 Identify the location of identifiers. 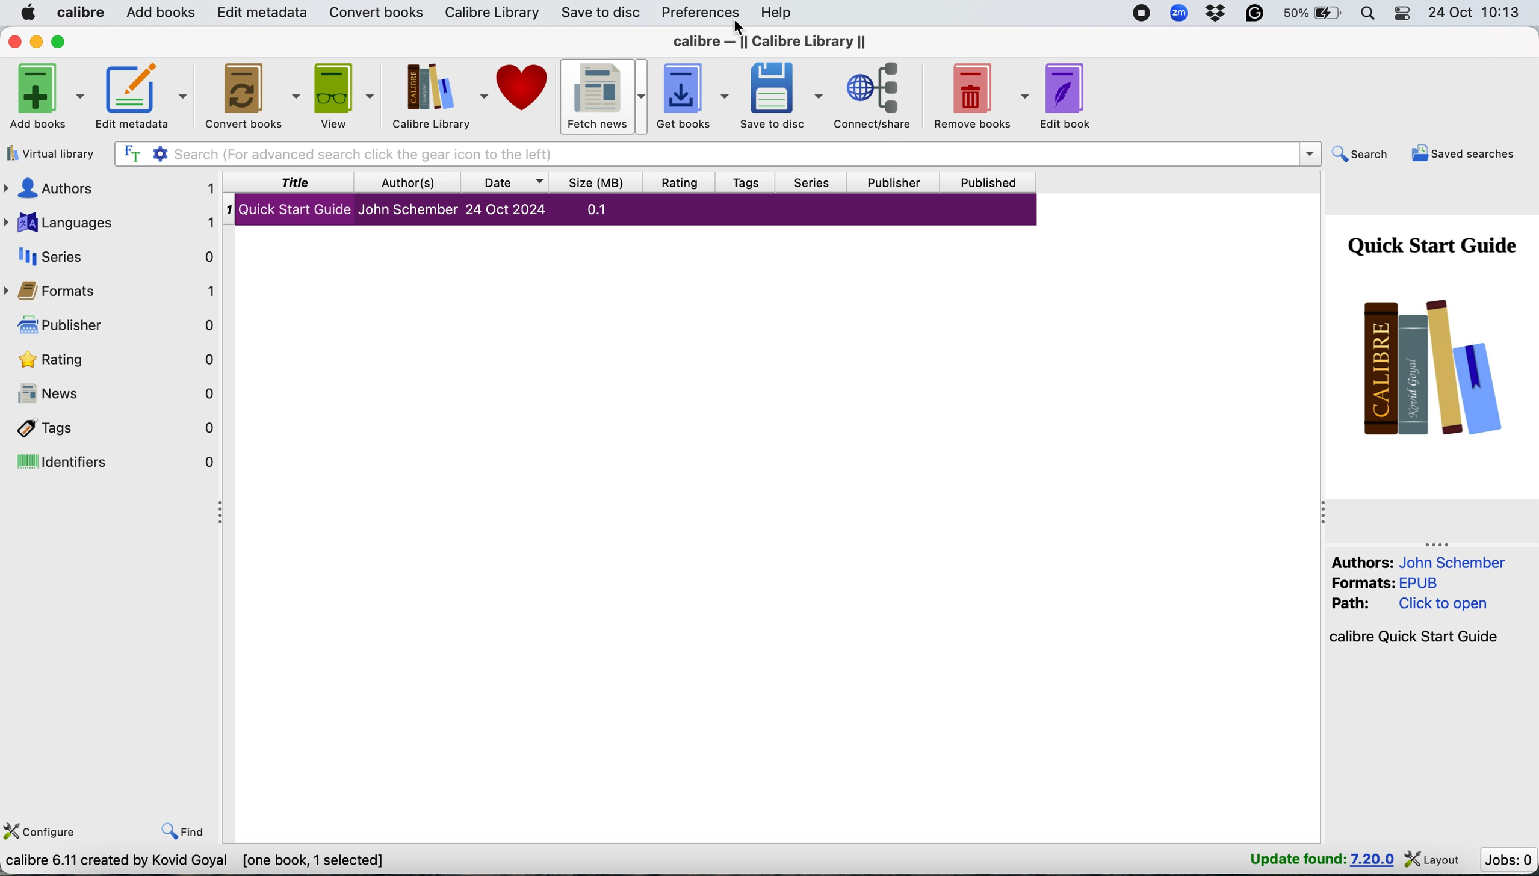
(116, 464).